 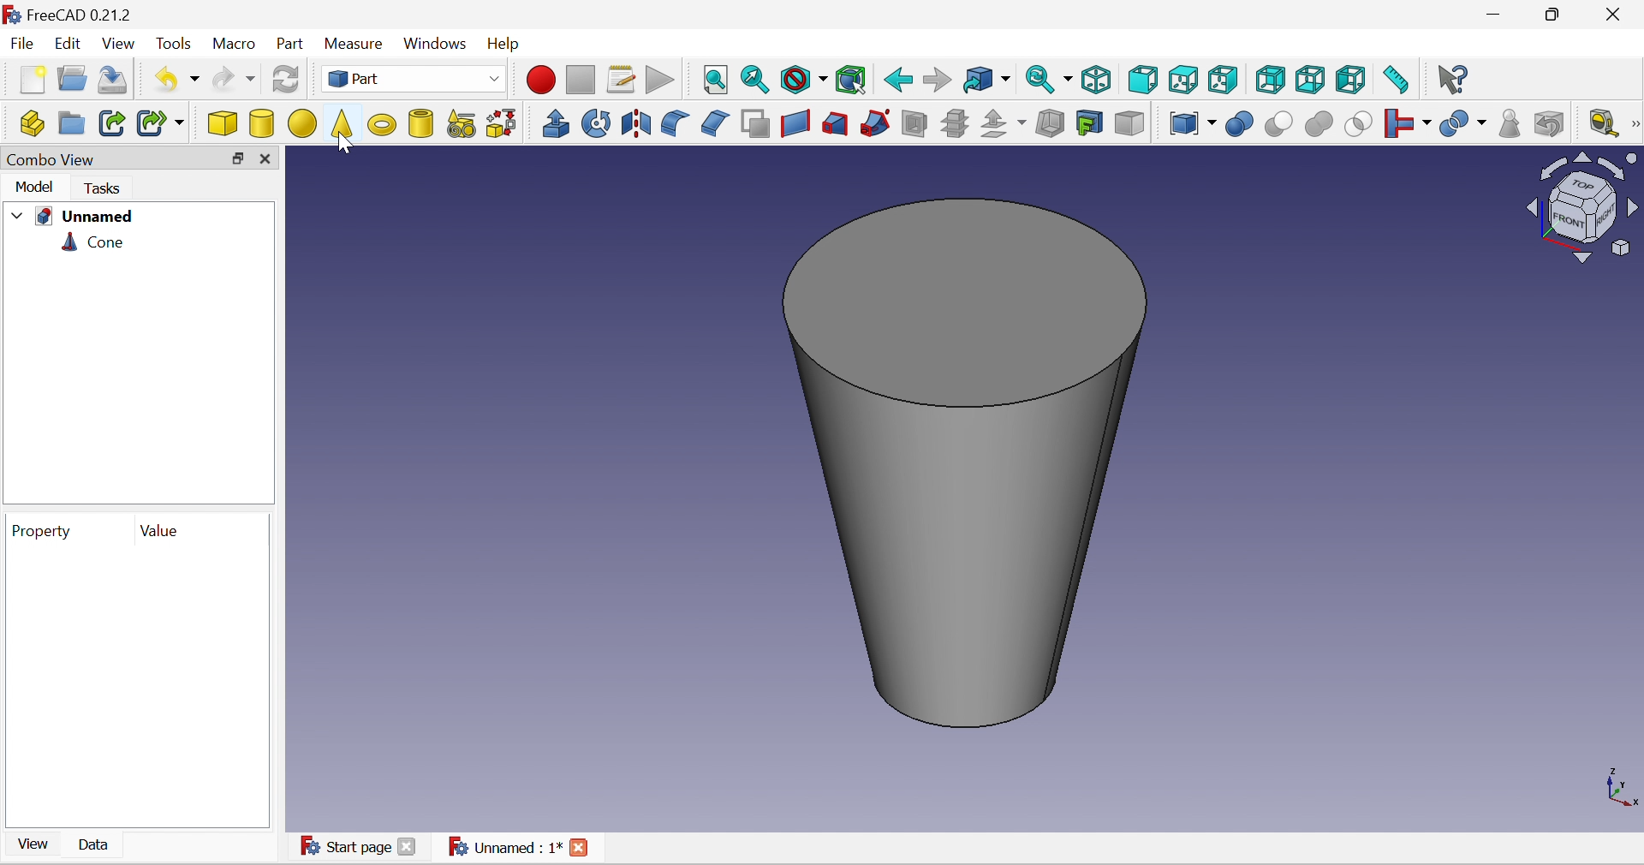 I want to click on Part, so click(x=414, y=77).